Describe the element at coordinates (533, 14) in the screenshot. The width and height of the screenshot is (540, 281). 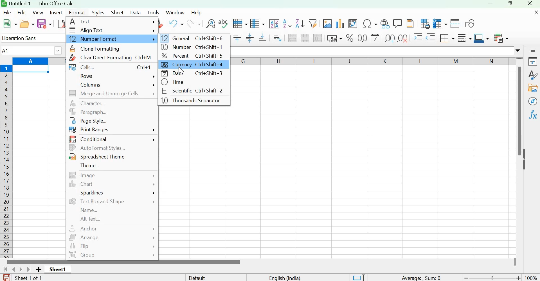
I see `Close document` at that location.